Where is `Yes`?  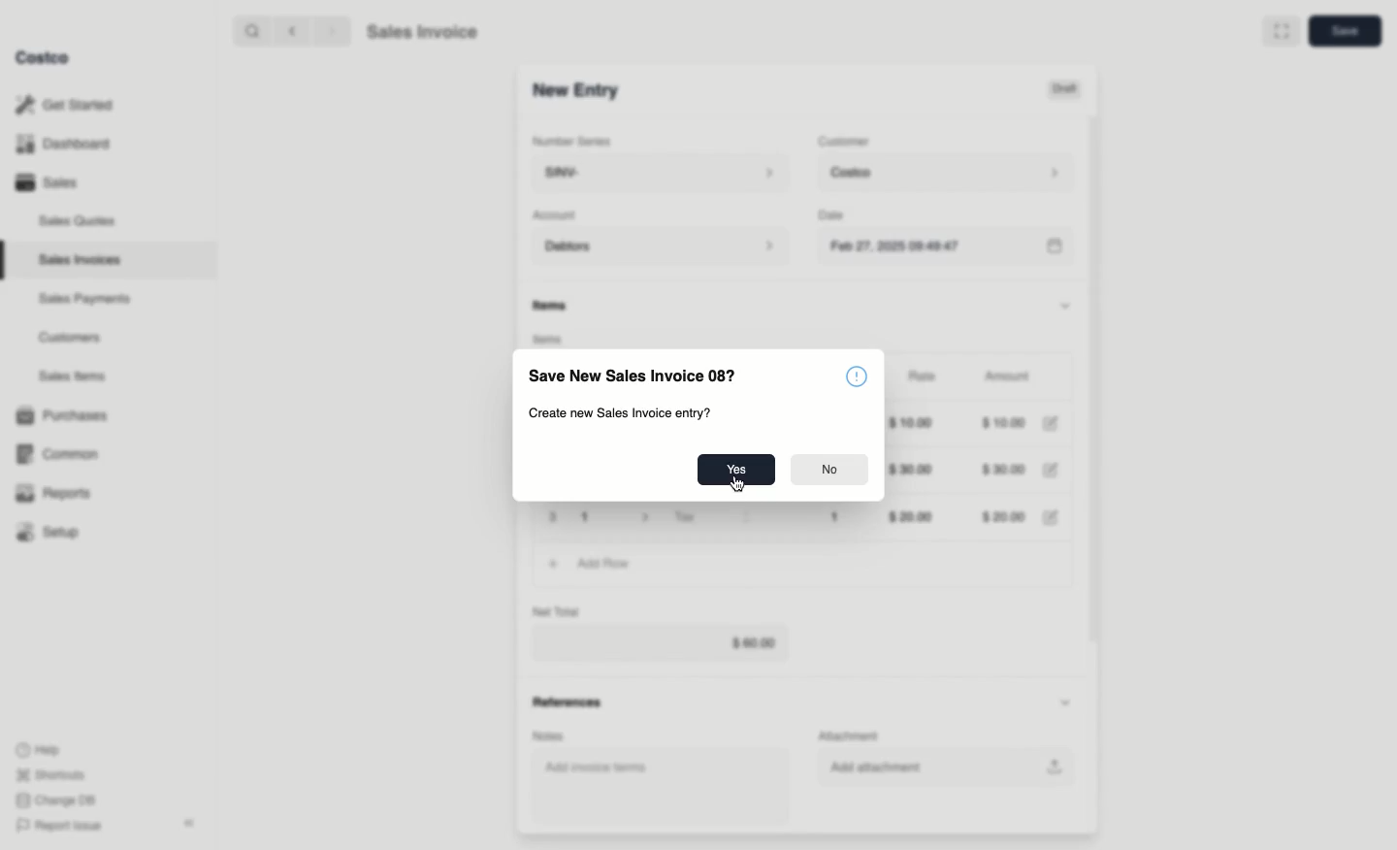 Yes is located at coordinates (735, 472).